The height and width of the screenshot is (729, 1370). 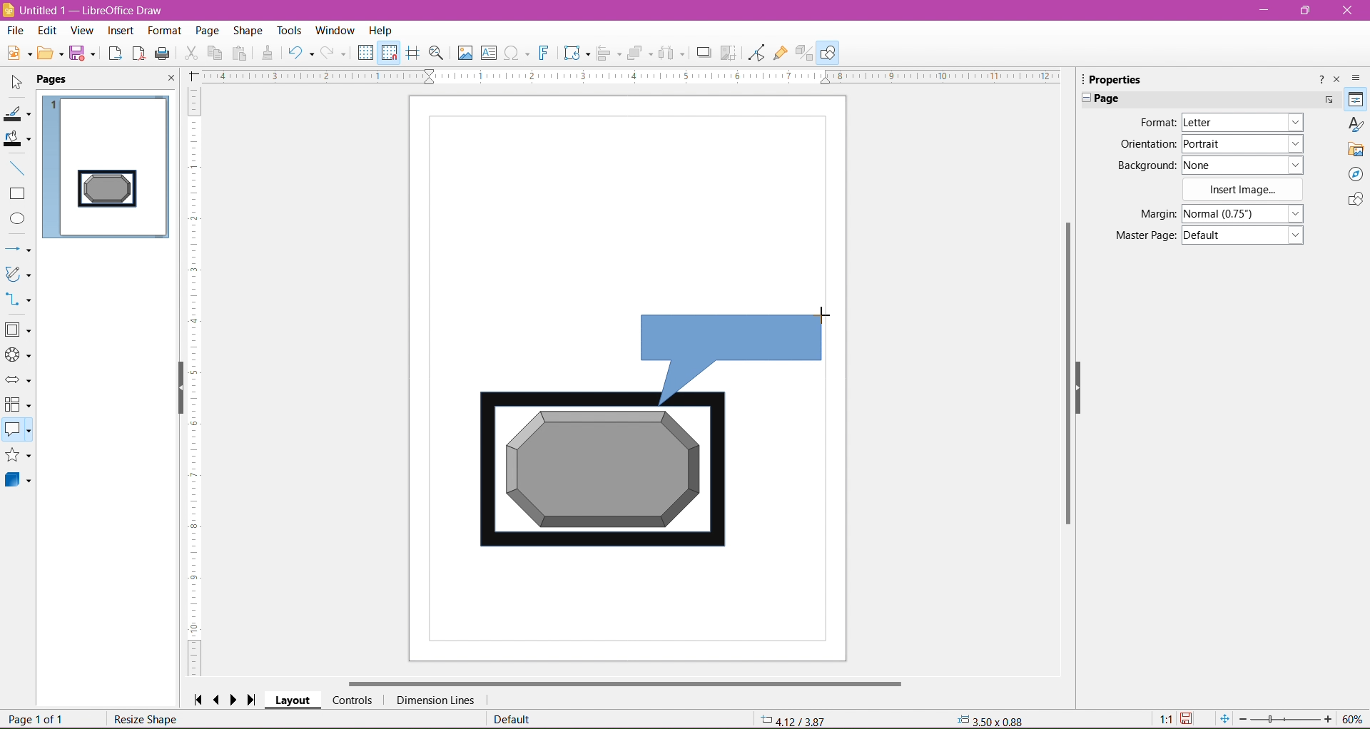 I want to click on Select, so click(x=17, y=83).